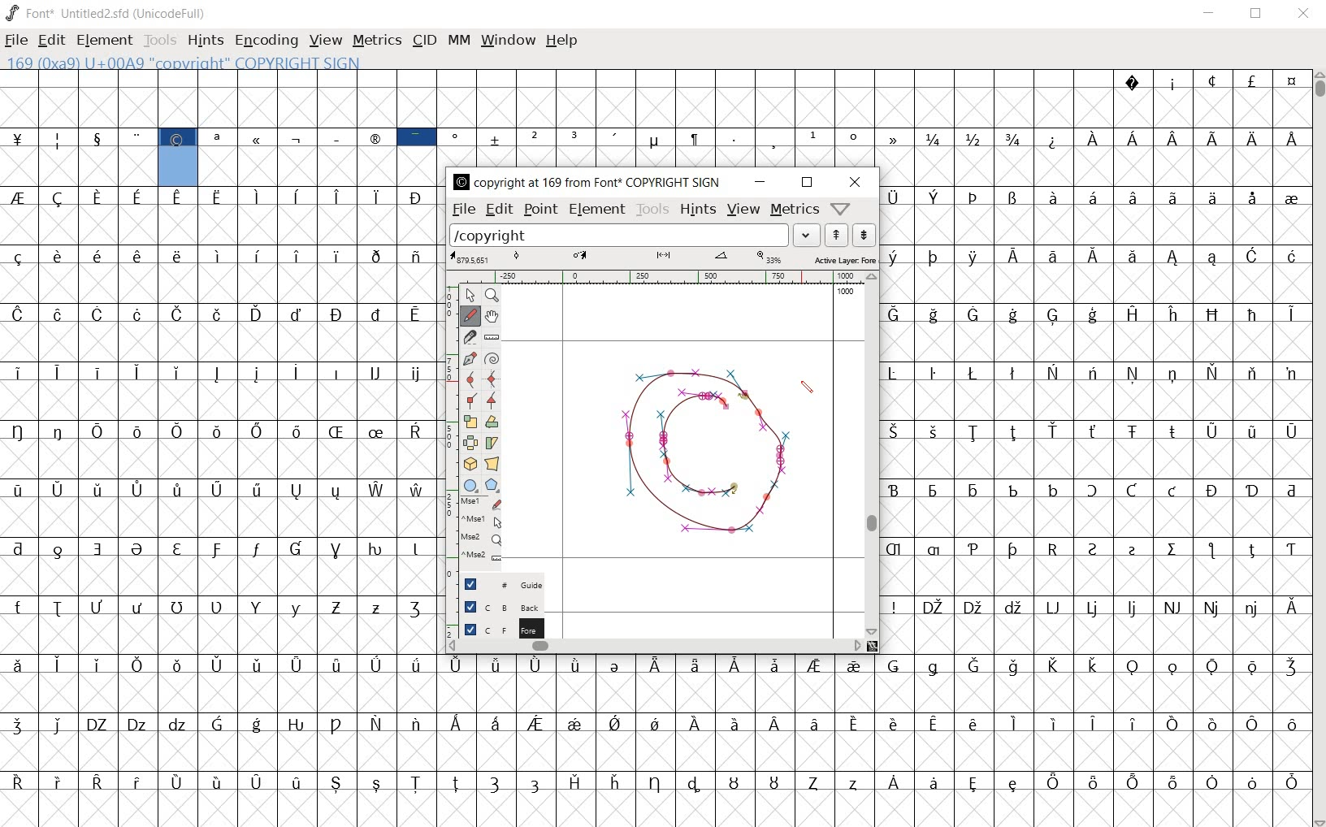 The height and width of the screenshot is (827, 1326). Describe the element at coordinates (561, 41) in the screenshot. I see `help` at that location.